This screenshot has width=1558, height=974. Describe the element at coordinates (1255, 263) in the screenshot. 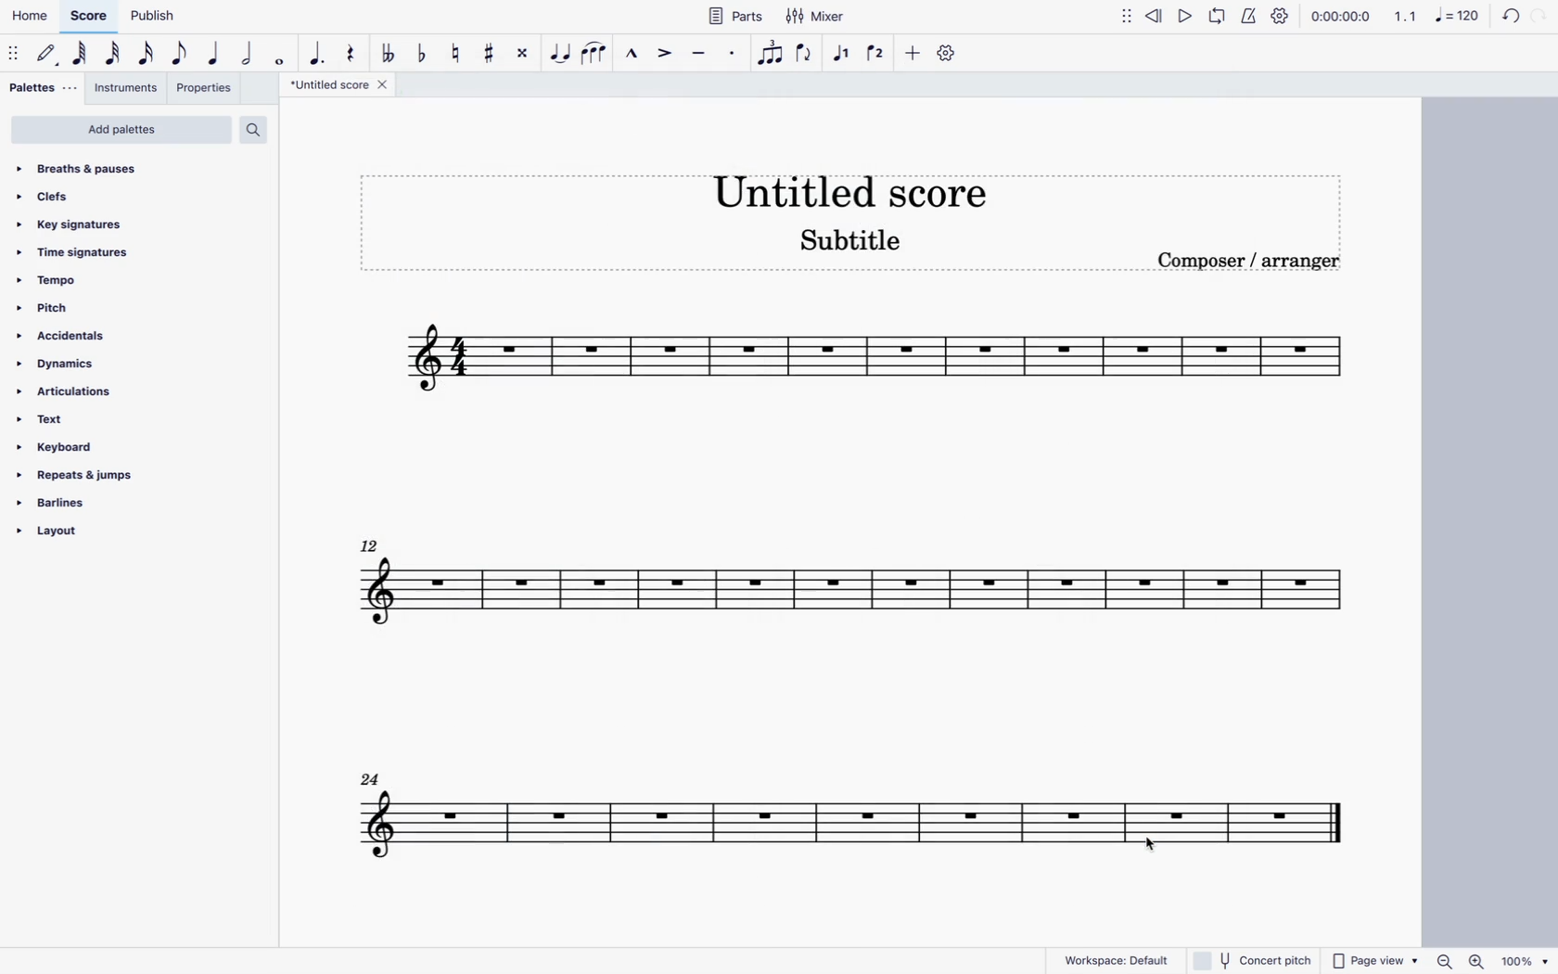

I see `composer / arranger` at that location.